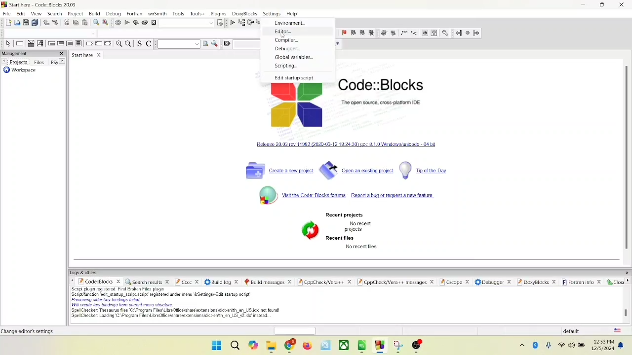 The image size is (632, 355). Describe the element at coordinates (70, 43) in the screenshot. I see `counting loop` at that location.